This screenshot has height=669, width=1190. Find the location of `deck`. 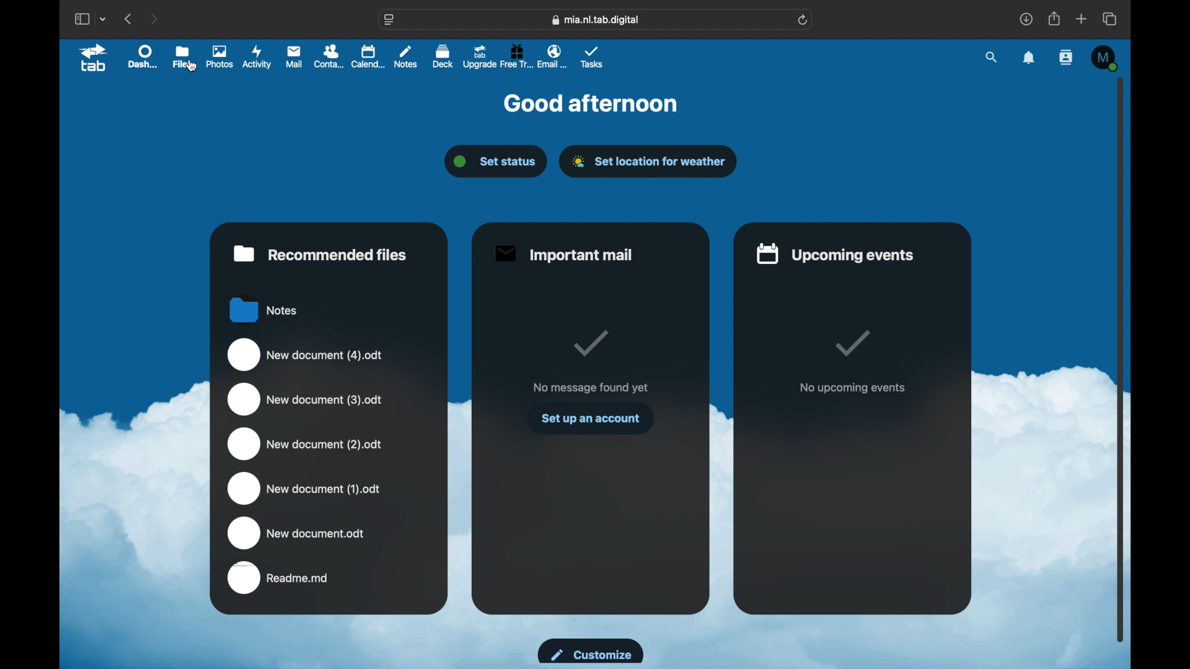

deck is located at coordinates (443, 56).